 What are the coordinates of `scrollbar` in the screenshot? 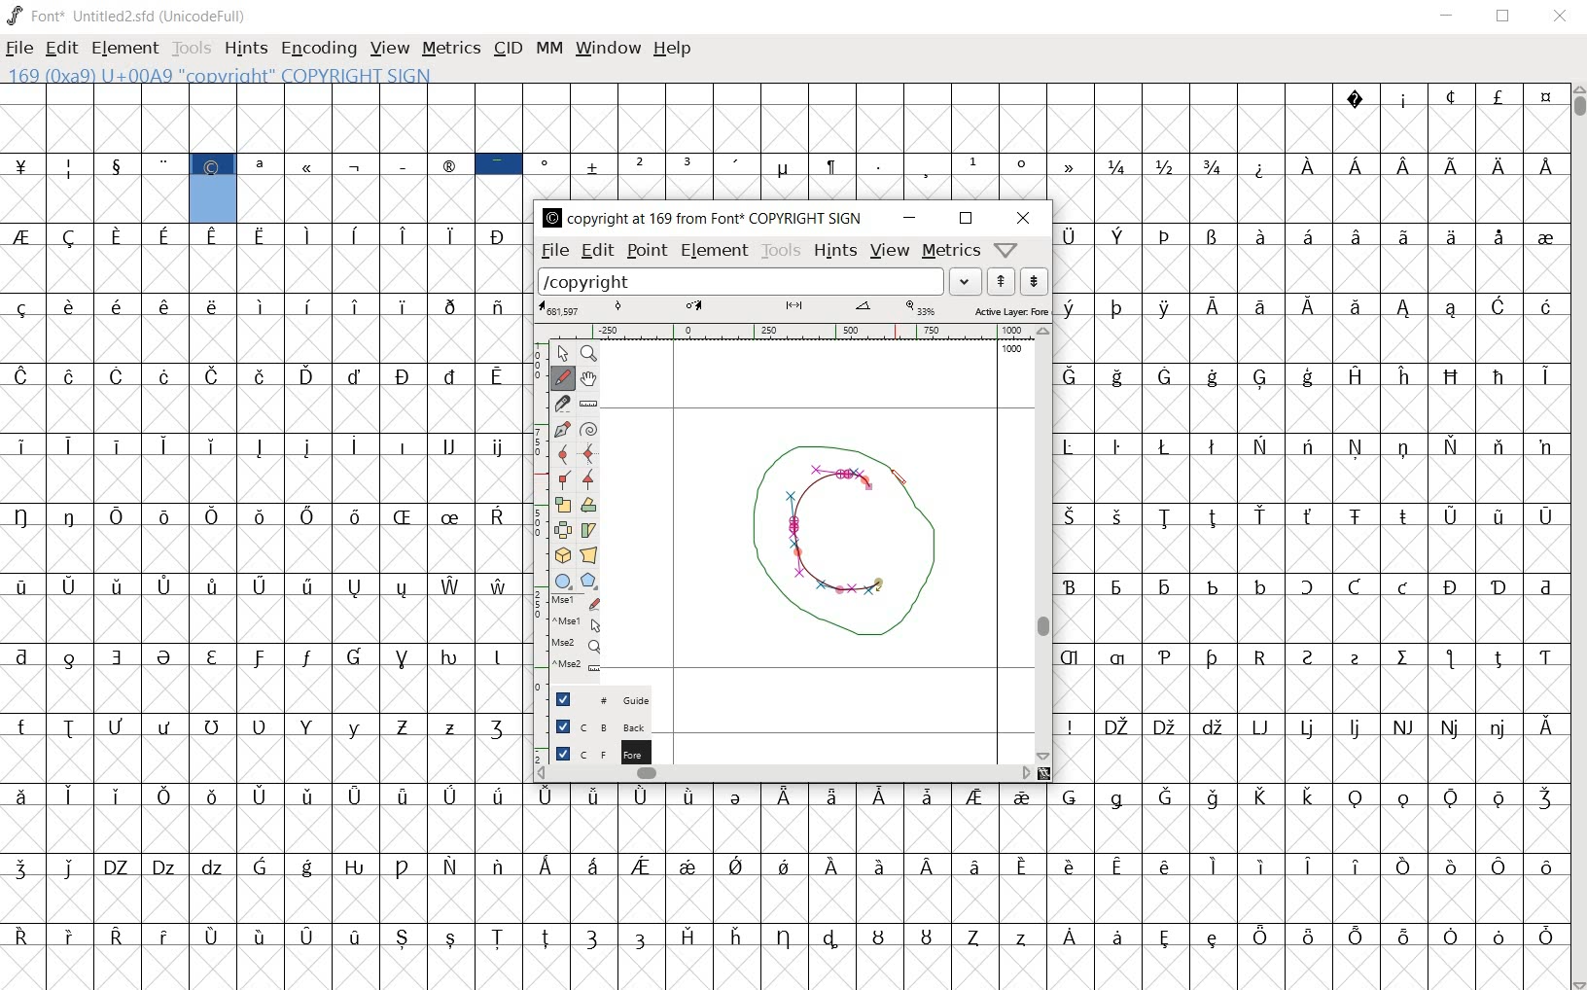 It's located at (1043, 546).